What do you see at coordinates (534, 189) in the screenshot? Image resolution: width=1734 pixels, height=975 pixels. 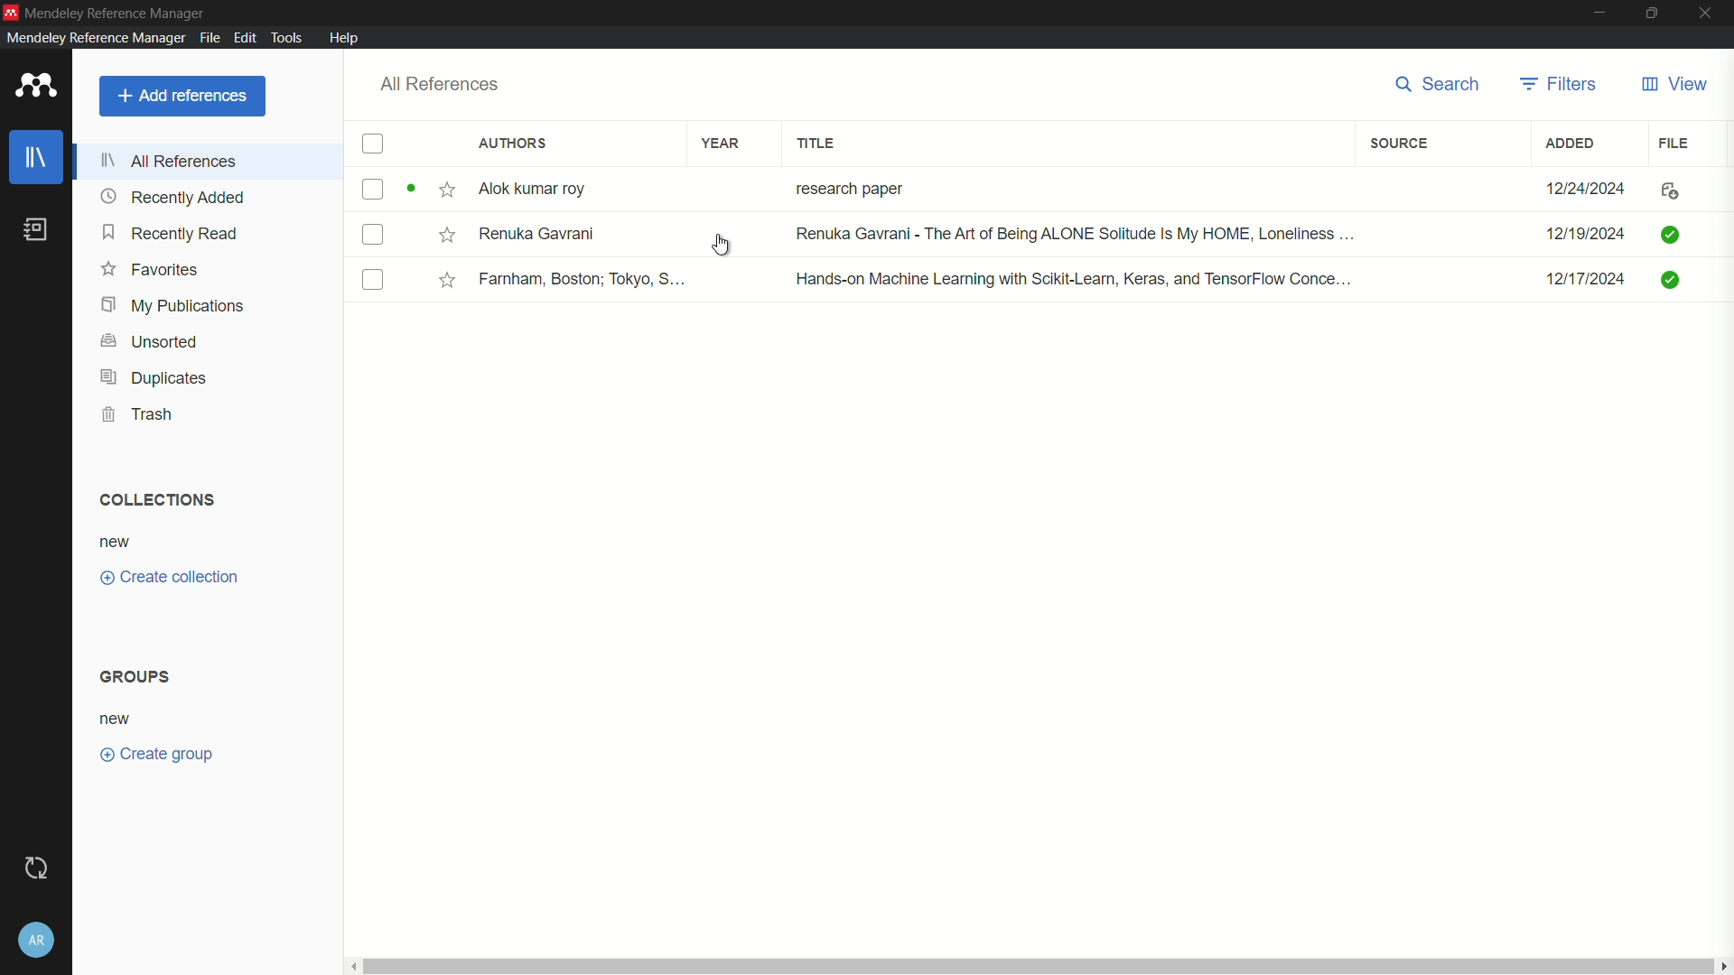 I see `Alok kumar roy` at bounding box center [534, 189].